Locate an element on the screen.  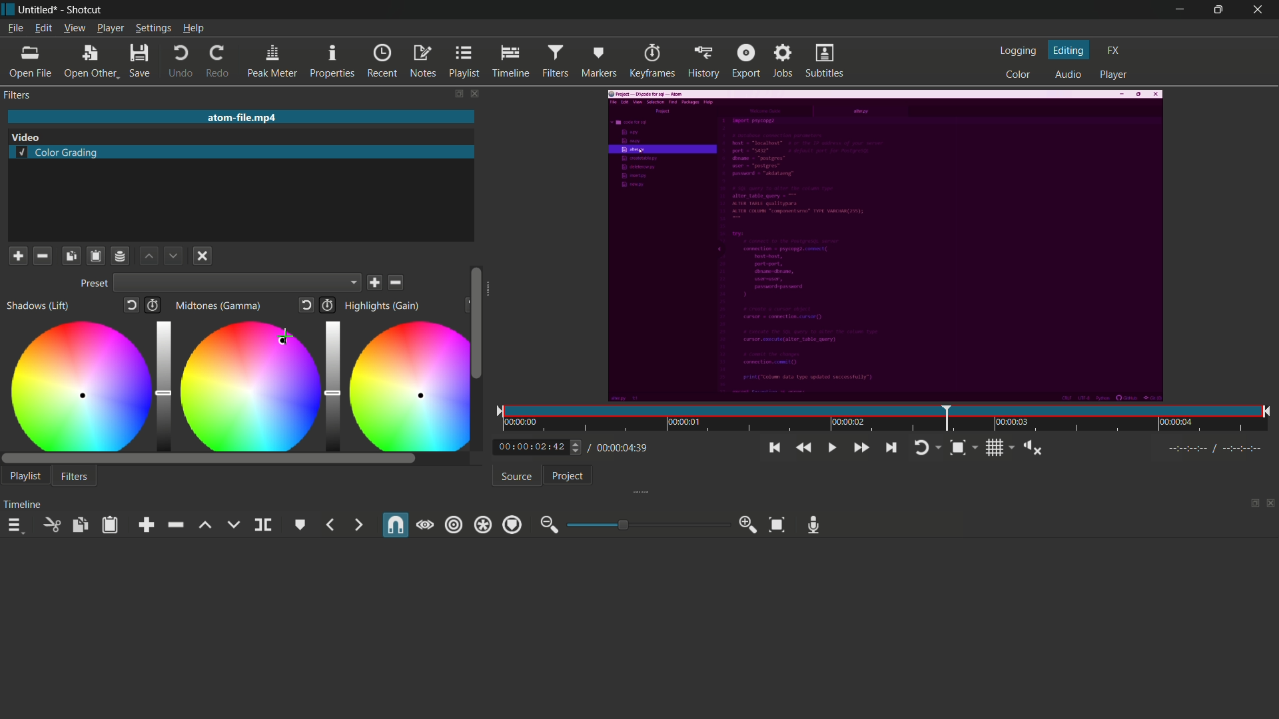
time is located at coordinates (884, 419).